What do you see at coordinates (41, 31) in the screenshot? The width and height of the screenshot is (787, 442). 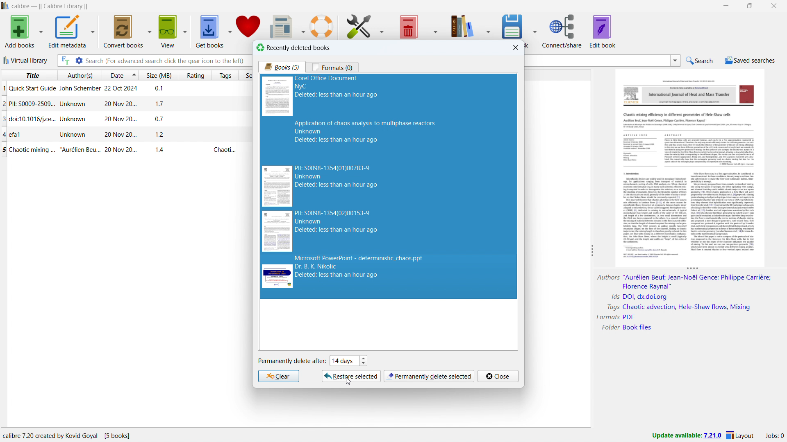 I see `add books options` at bounding box center [41, 31].